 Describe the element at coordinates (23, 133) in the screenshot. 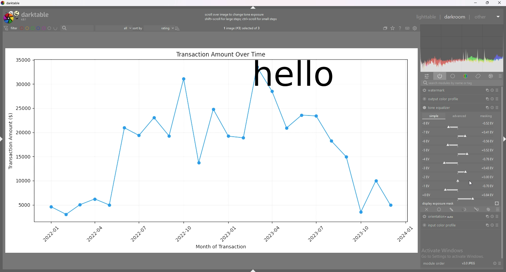

I see `20000` at that location.